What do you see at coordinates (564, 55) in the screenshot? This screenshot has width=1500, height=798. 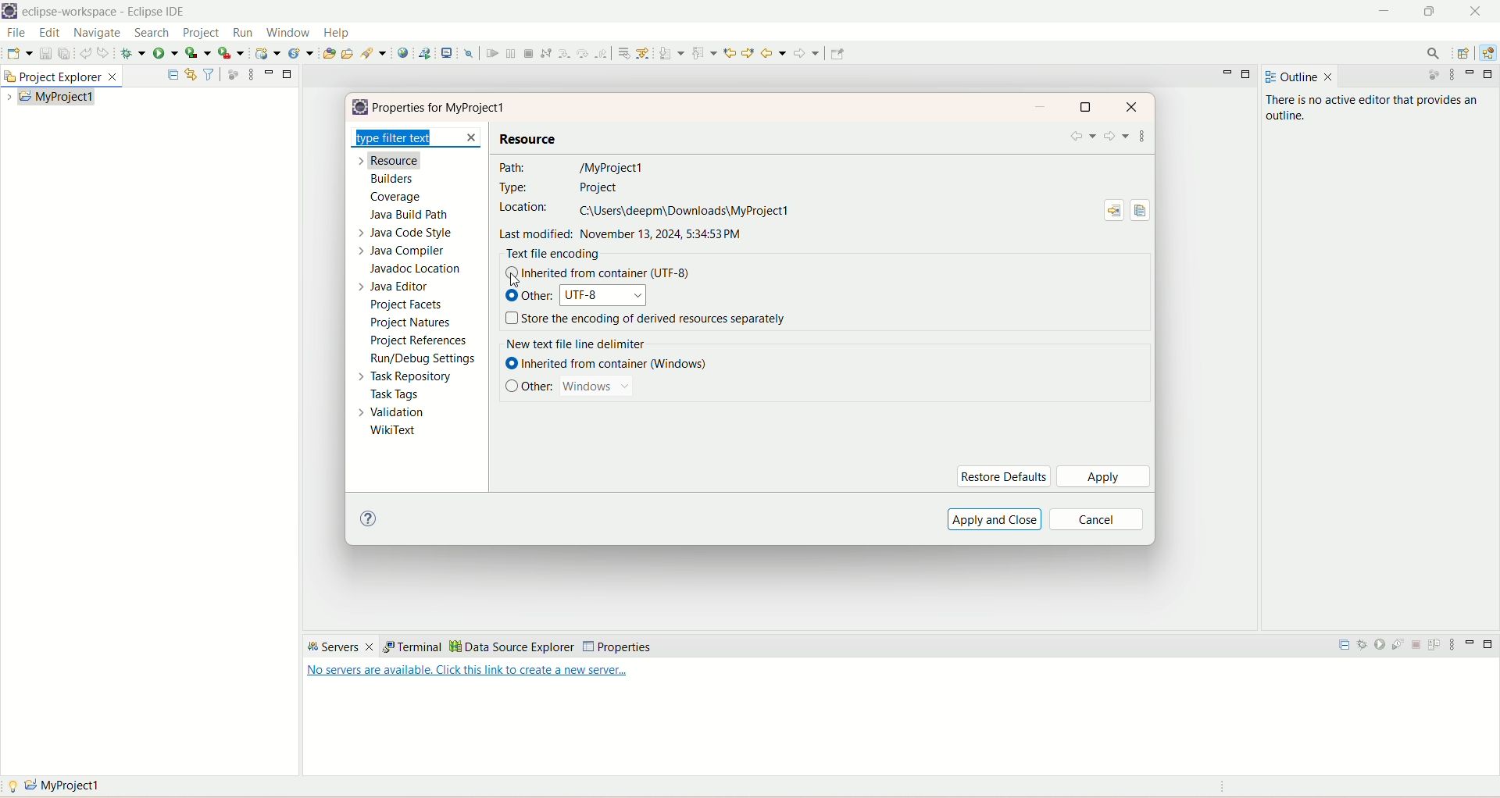 I see `step into` at bounding box center [564, 55].